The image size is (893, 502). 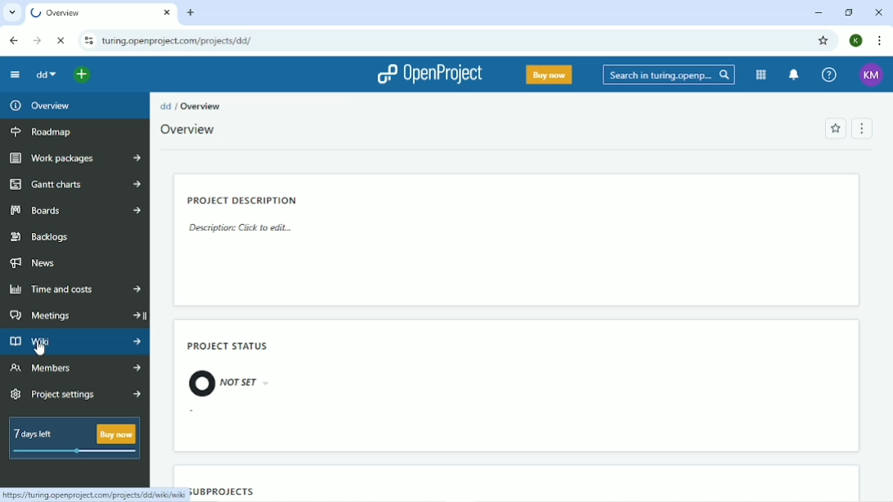 What do you see at coordinates (45, 75) in the screenshot?
I see `dd` at bounding box center [45, 75].